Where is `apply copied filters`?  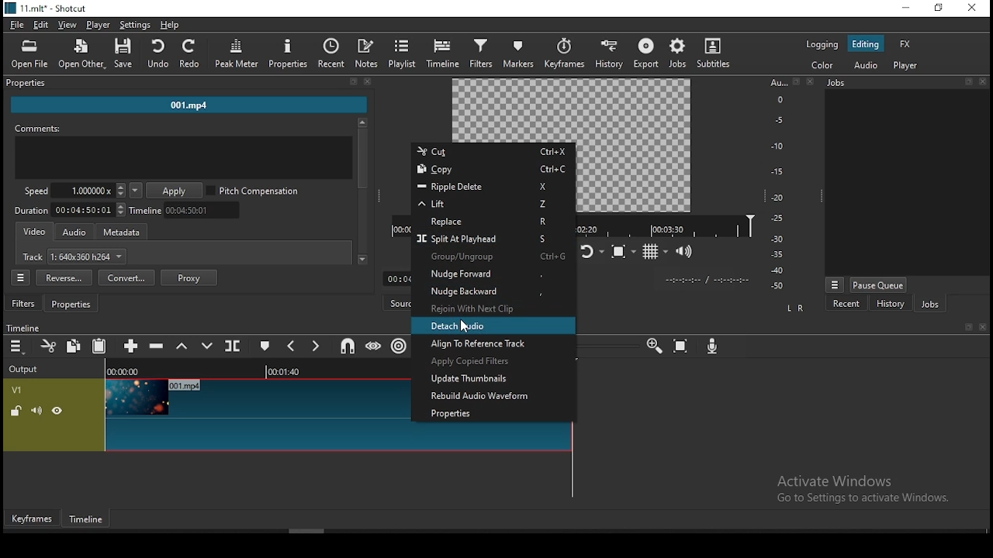 apply copied filters is located at coordinates (491, 362).